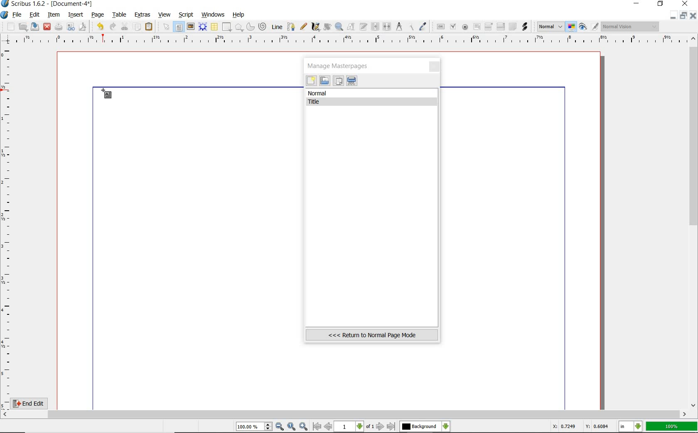  What do you see at coordinates (381, 426) in the screenshot?
I see `go to next page` at bounding box center [381, 426].